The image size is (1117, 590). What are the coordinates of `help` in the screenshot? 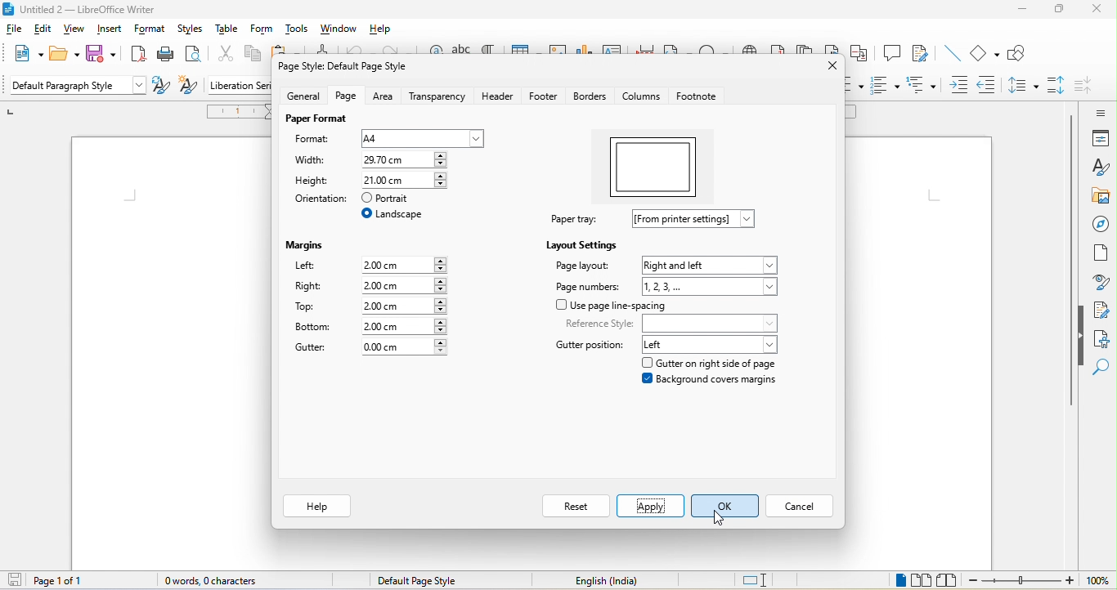 It's located at (384, 29).